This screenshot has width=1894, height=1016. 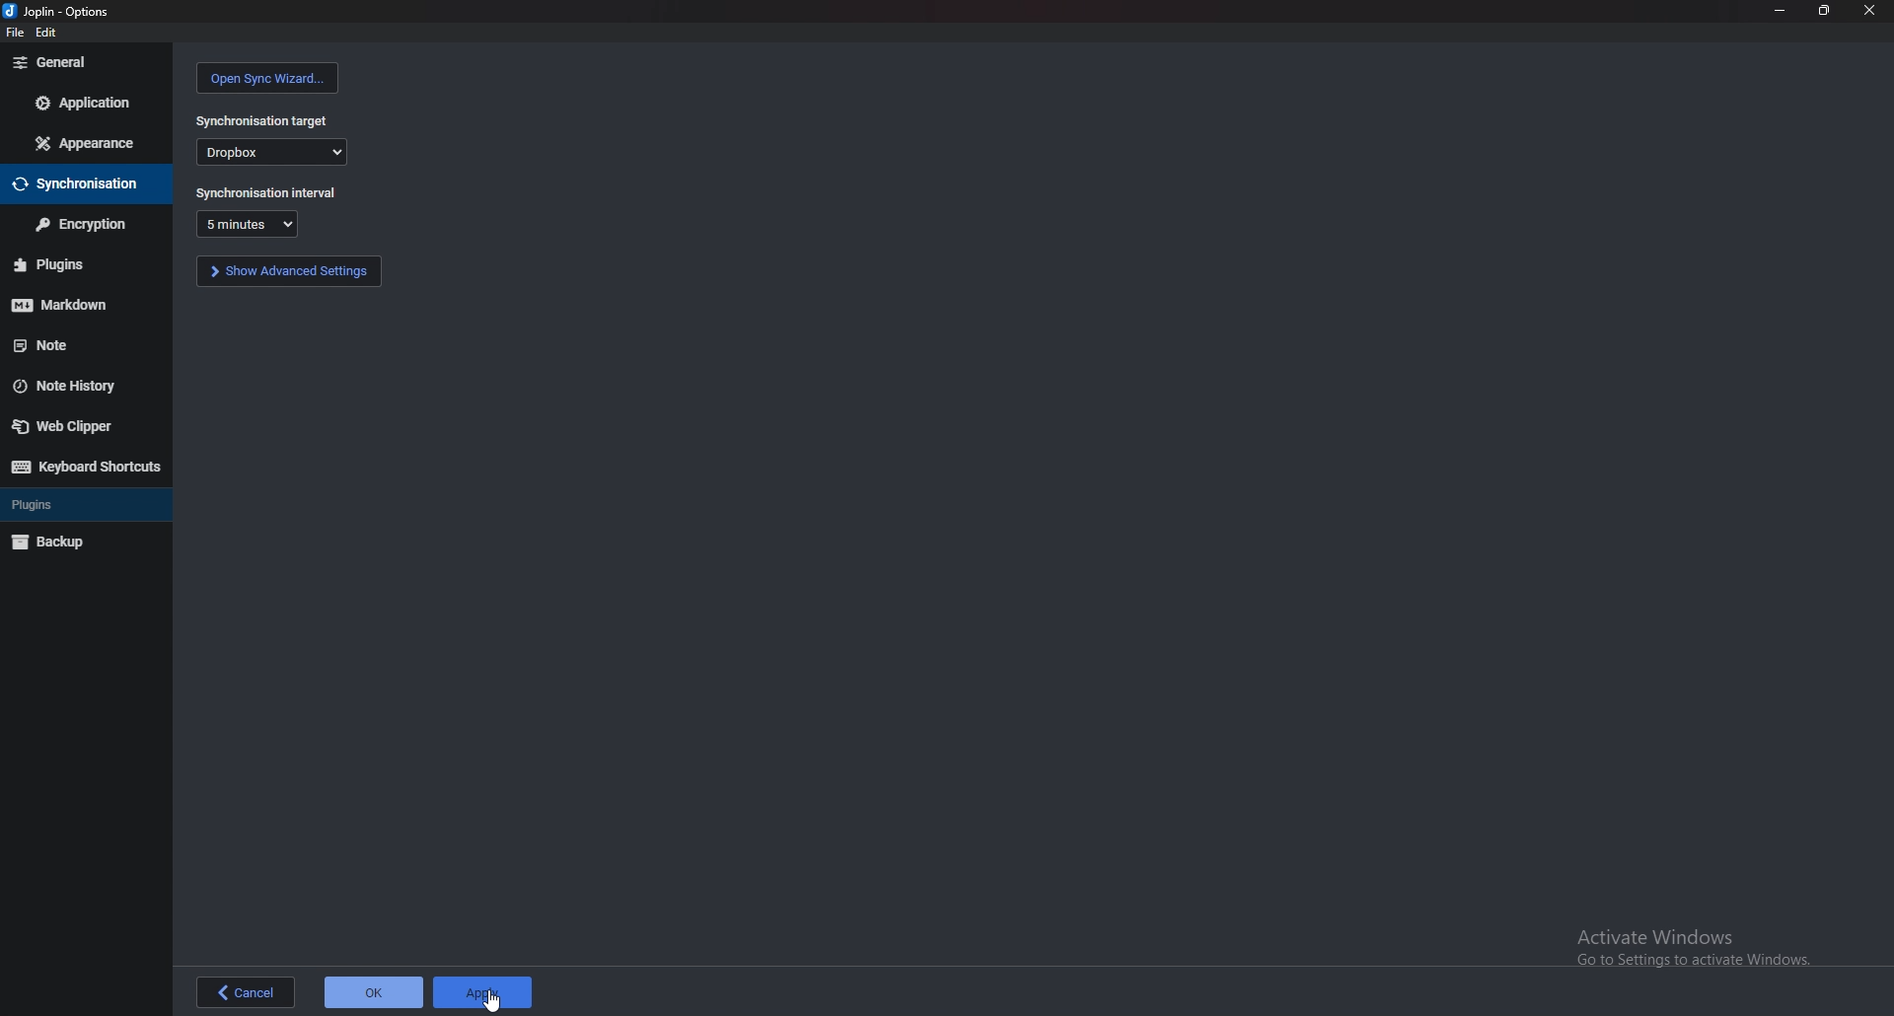 I want to click on show advanced, so click(x=291, y=271).